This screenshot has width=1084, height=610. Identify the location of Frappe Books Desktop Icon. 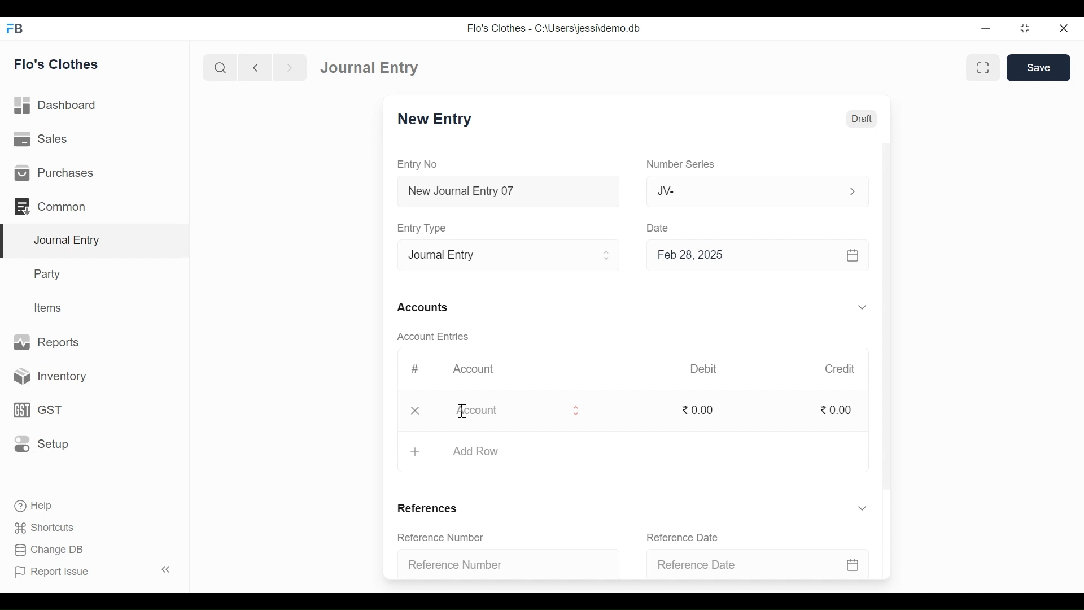
(15, 29).